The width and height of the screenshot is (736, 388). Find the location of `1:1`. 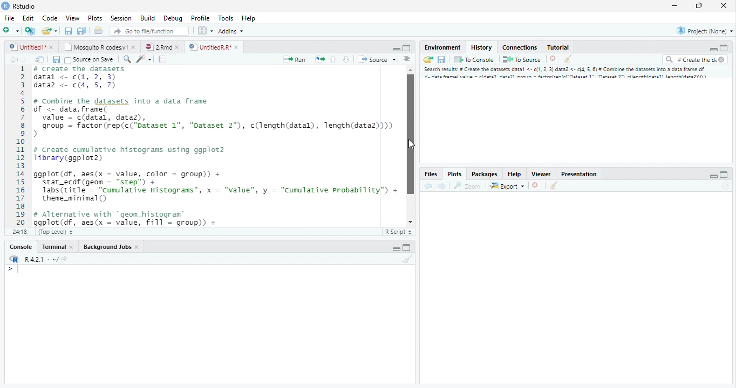

1:1 is located at coordinates (22, 231).